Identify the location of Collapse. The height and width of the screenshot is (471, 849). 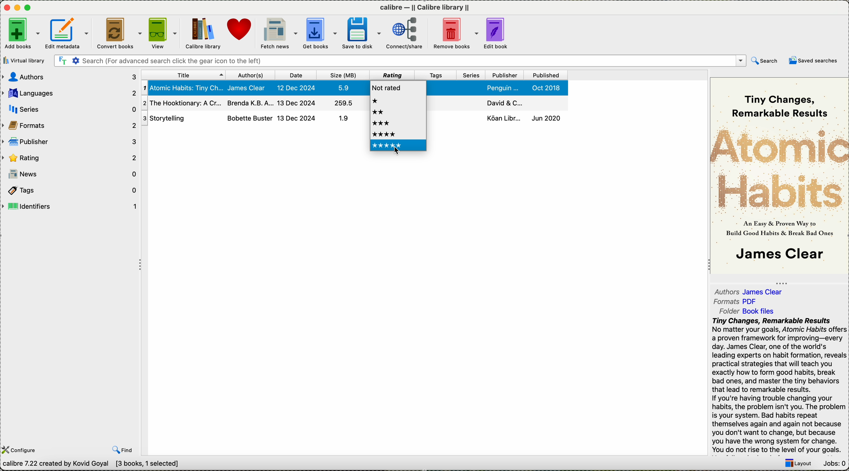
(706, 266).